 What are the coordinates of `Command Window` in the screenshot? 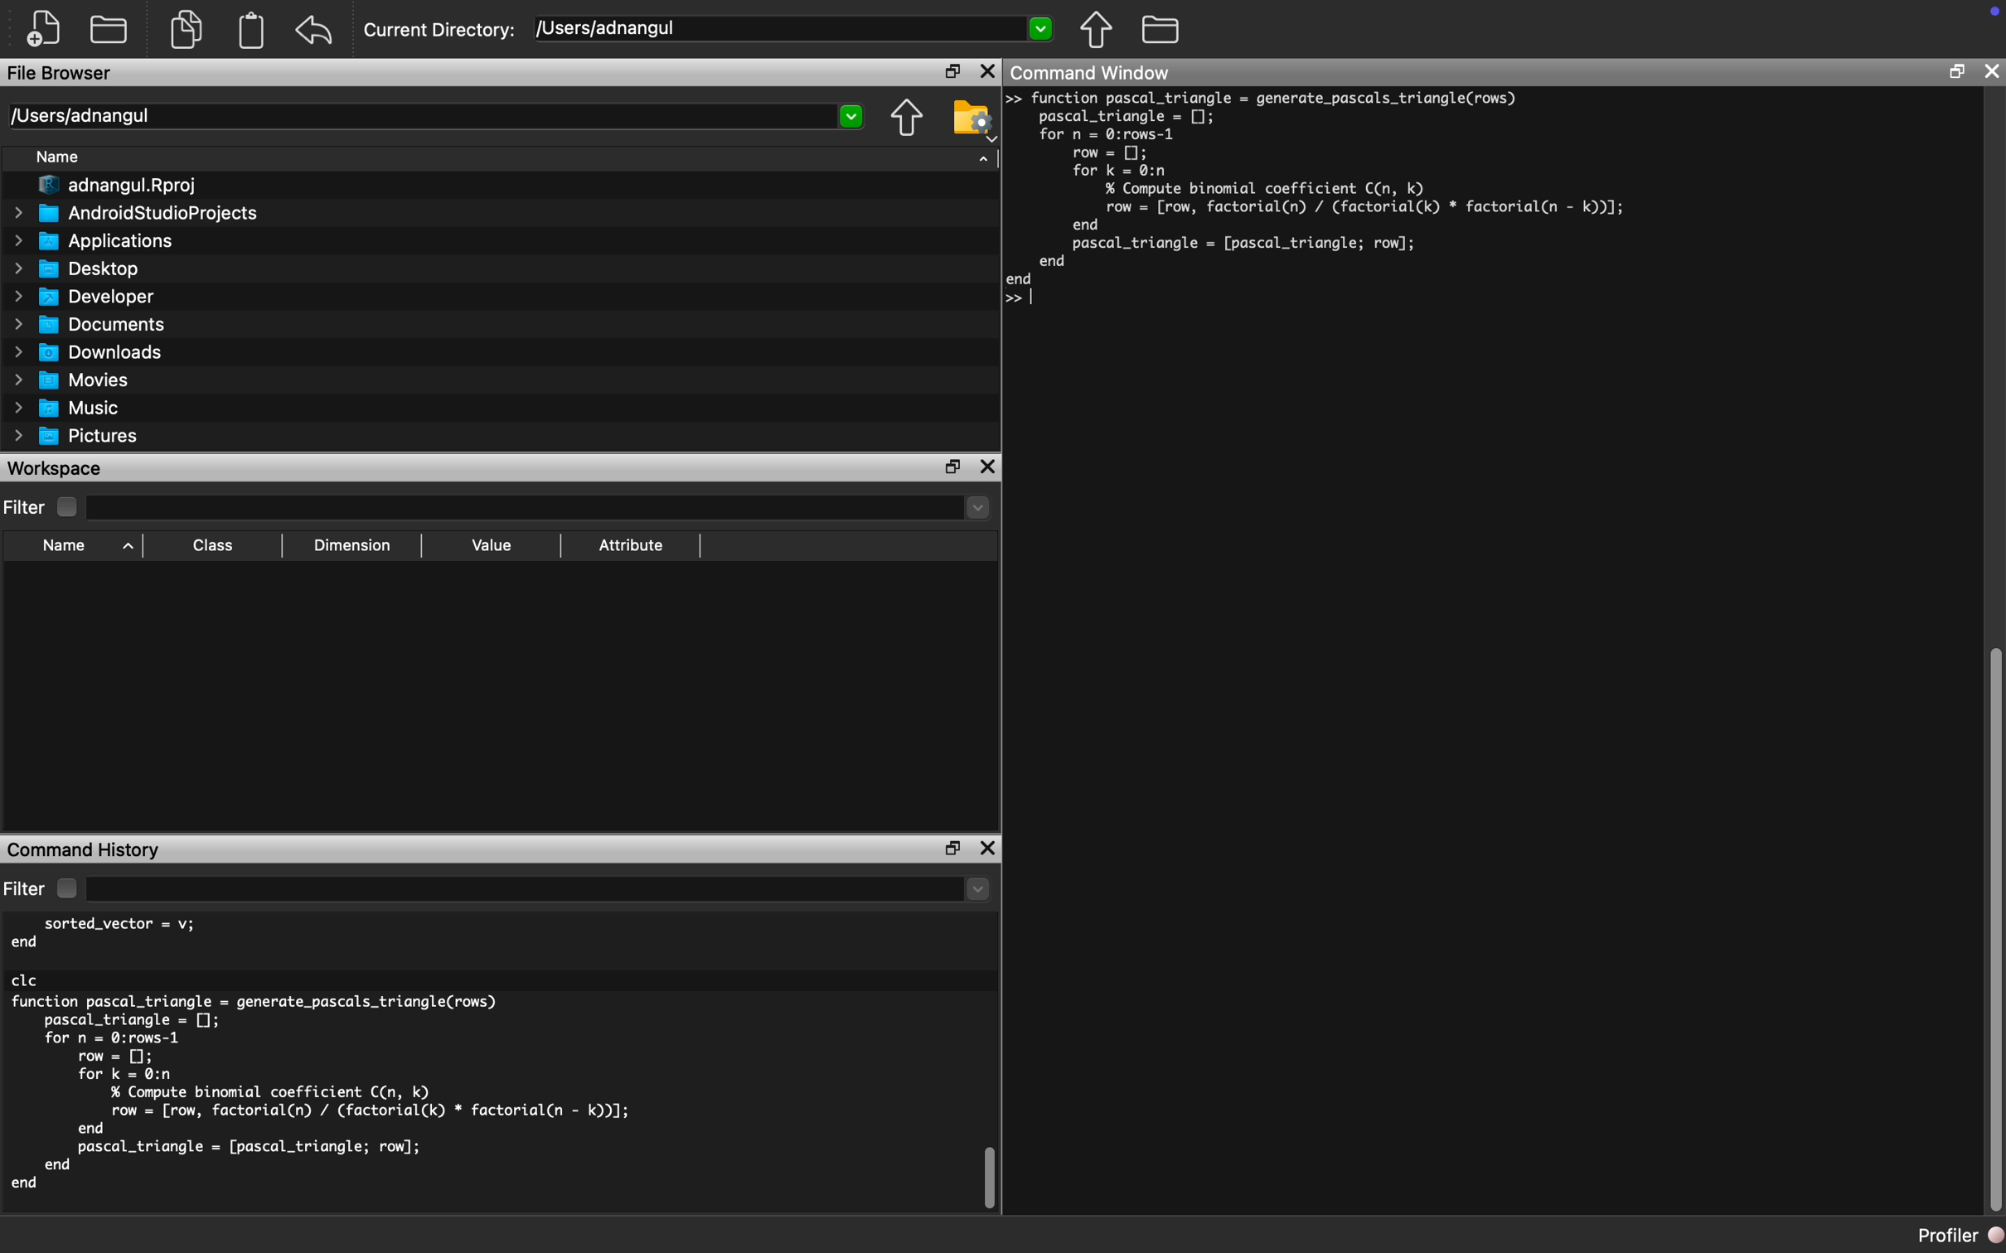 It's located at (1094, 71).